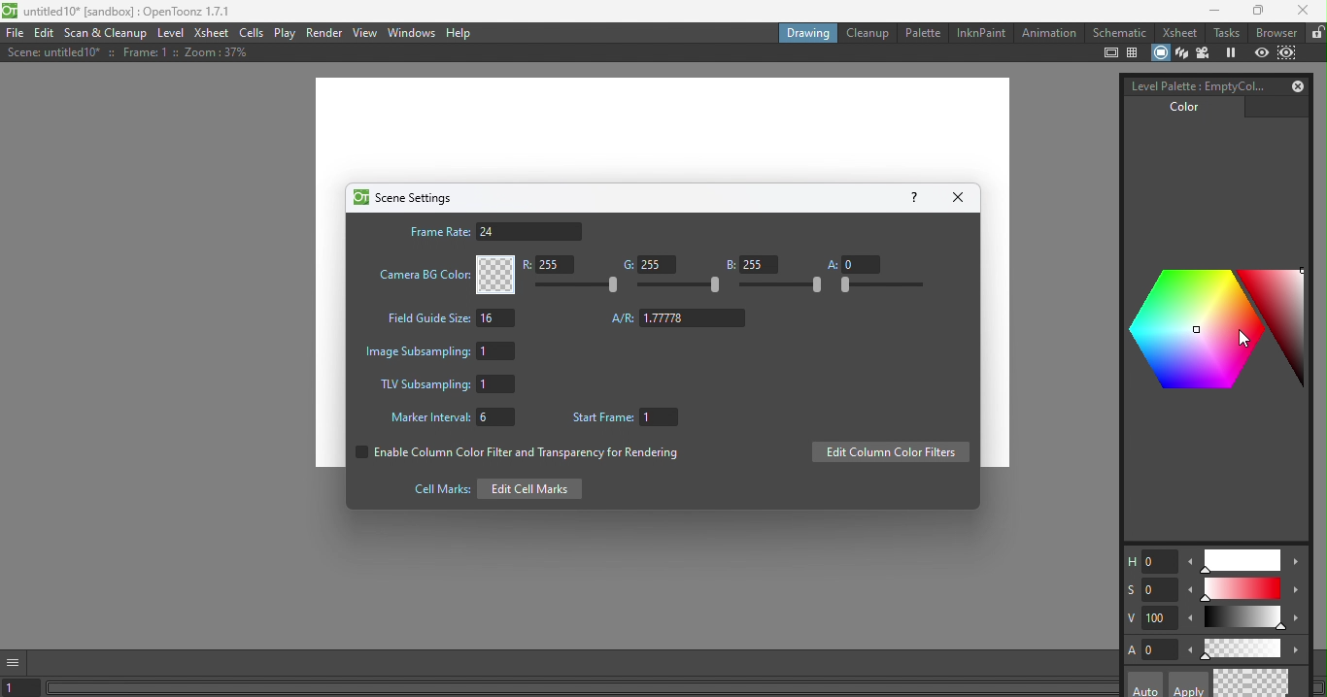 This screenshot has height=697, width=1327. I want to click on Horizontal scroll bar, so click(583, 689).